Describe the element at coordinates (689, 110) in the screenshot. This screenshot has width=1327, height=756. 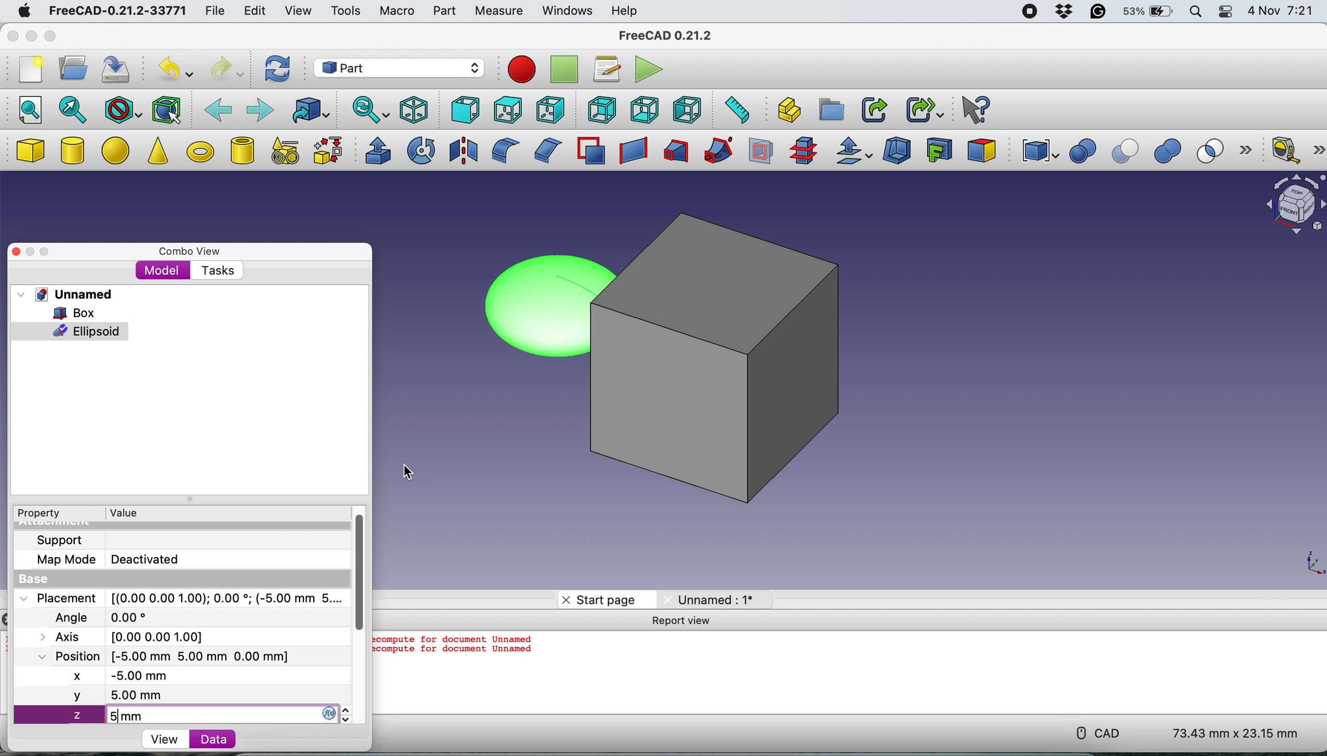
I see `left` at that location.